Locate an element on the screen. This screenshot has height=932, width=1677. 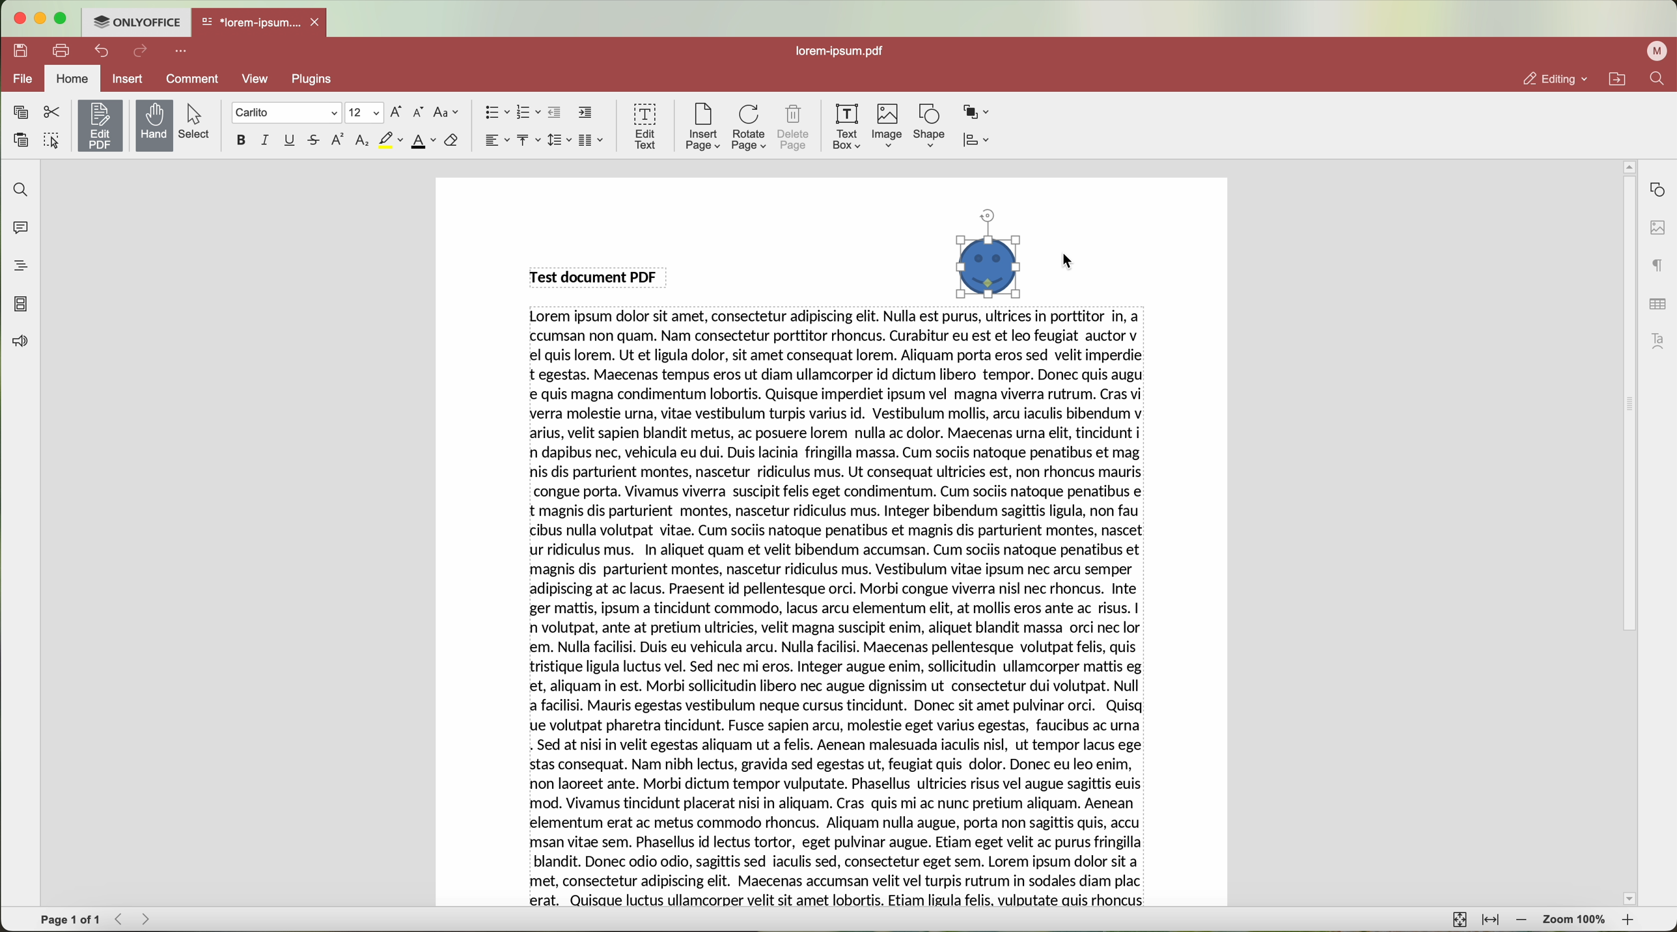
open file is located at coordinates (261, 23).